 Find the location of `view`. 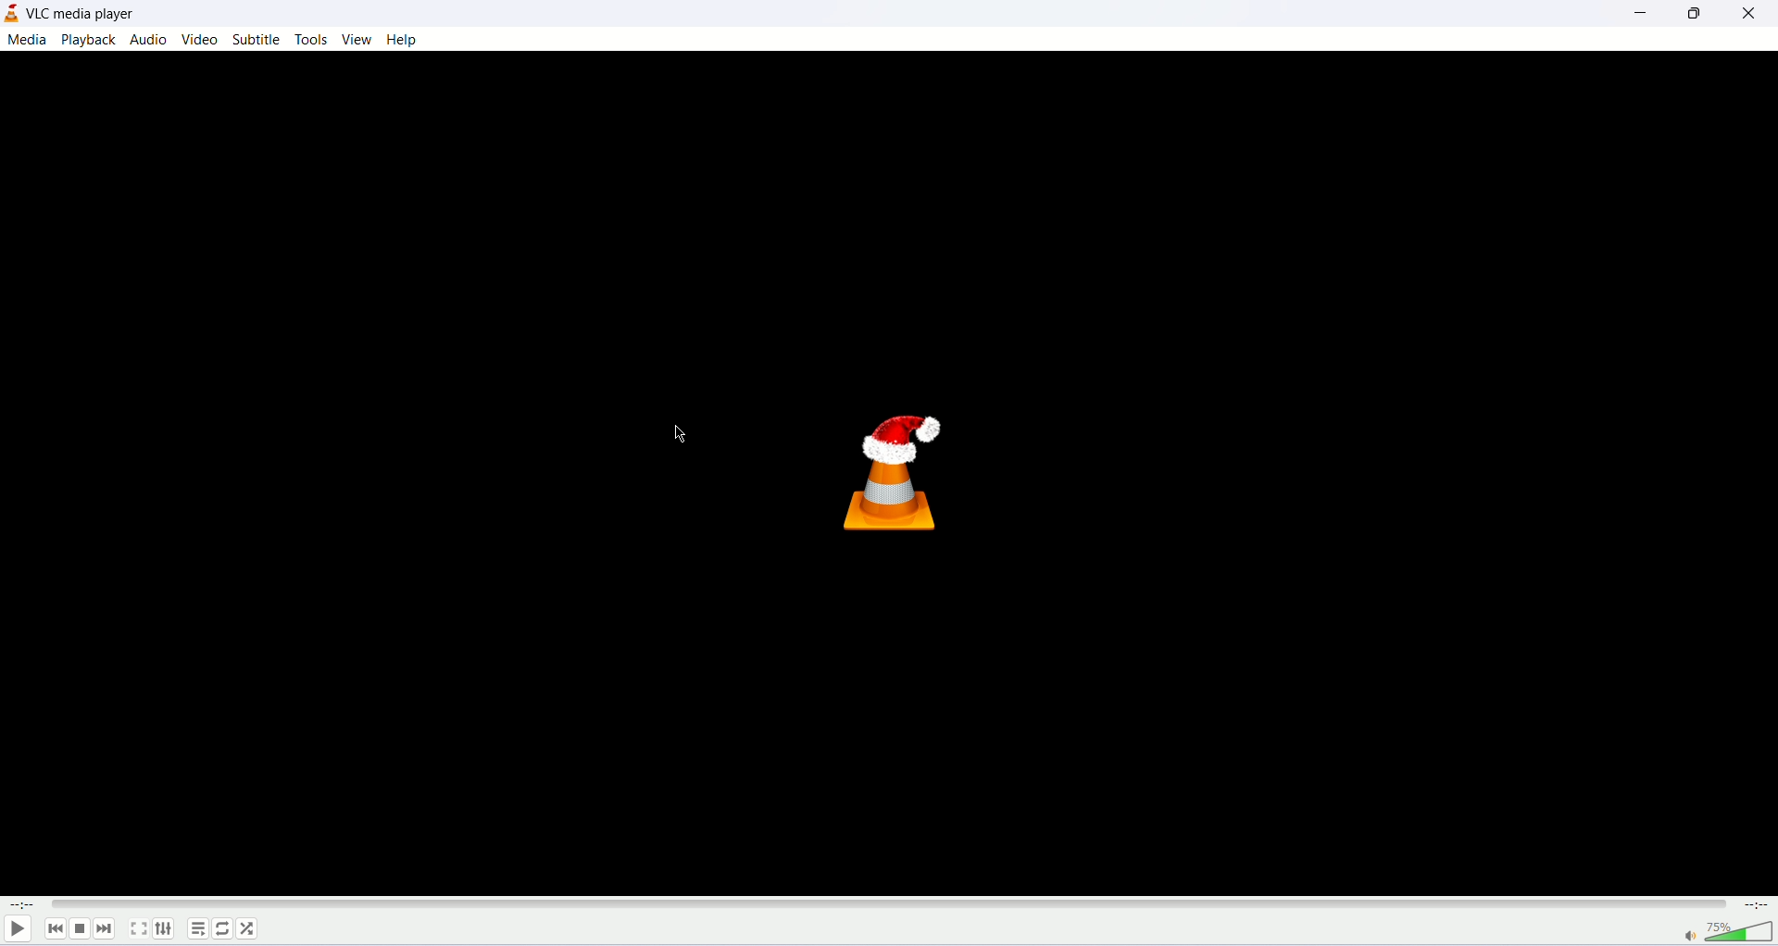

view is located at coordinates (357, 41).